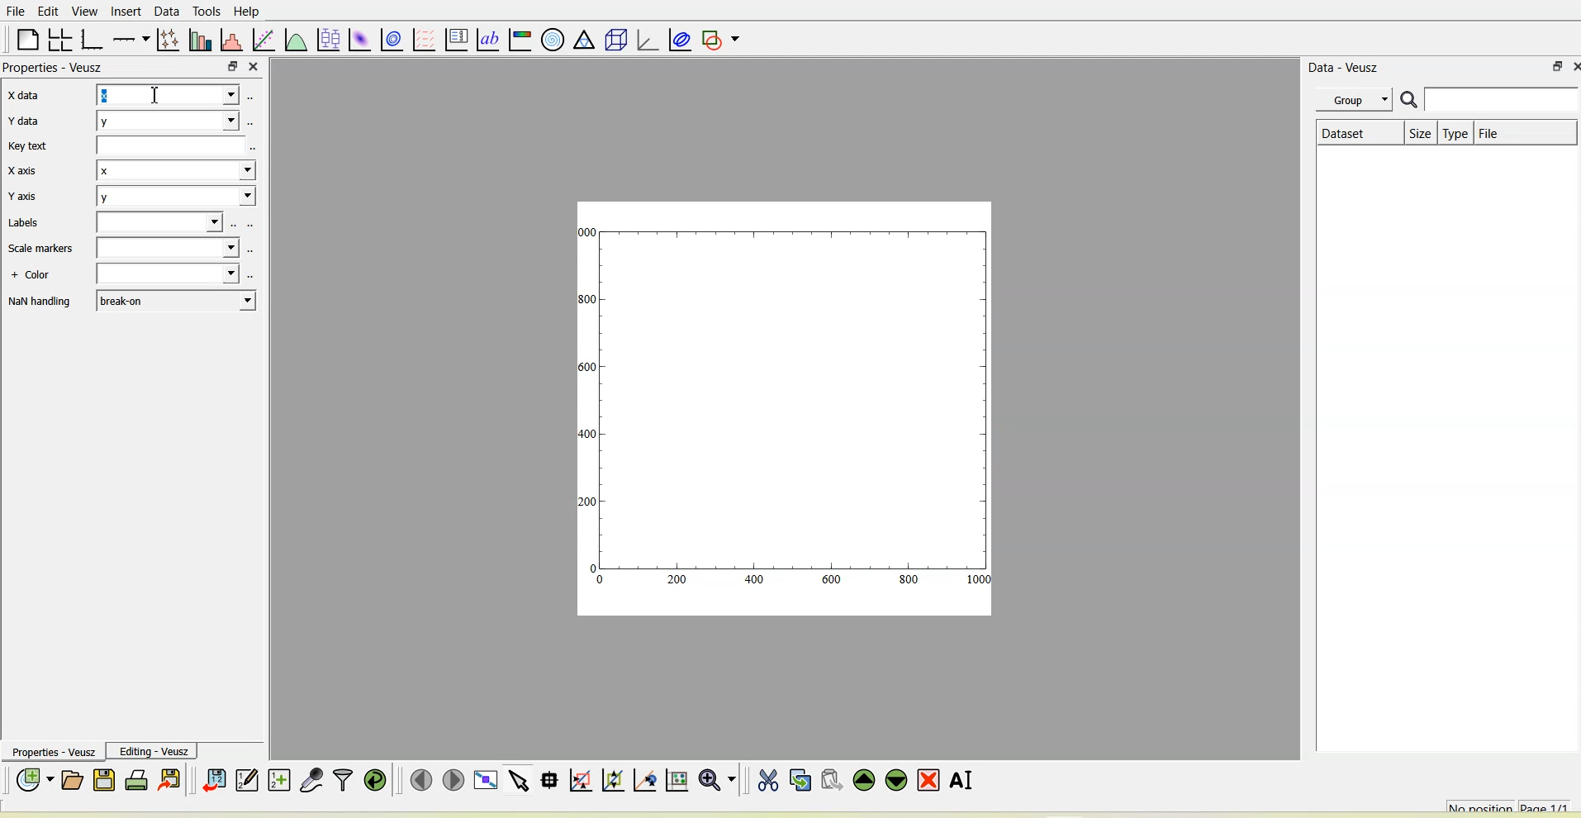 This screenshot has width=1581, height=818. I want to click on 1000, so click(979, 580).